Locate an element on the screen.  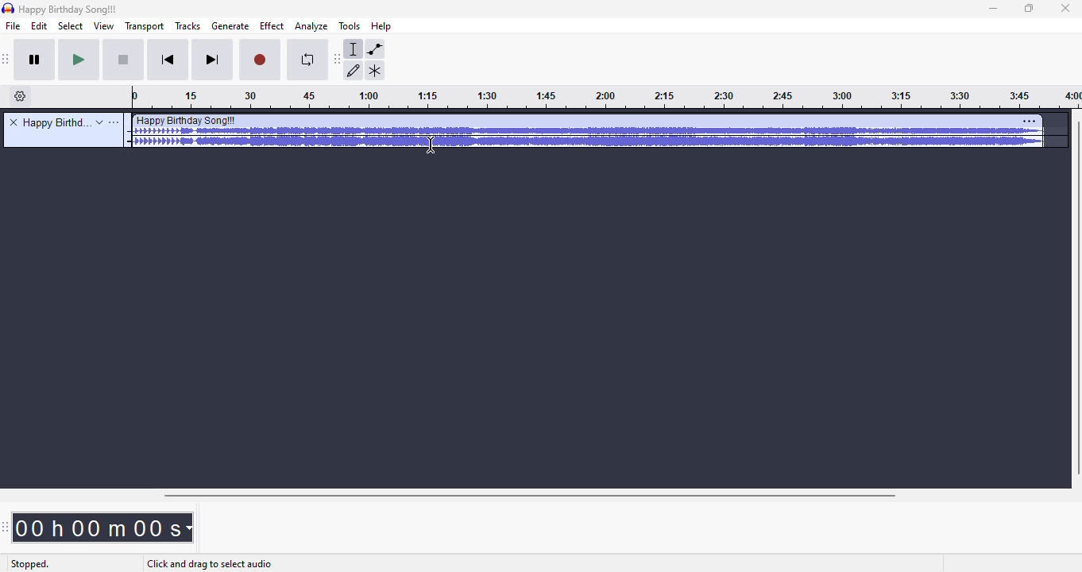
time is located at coordinates (102, 528).